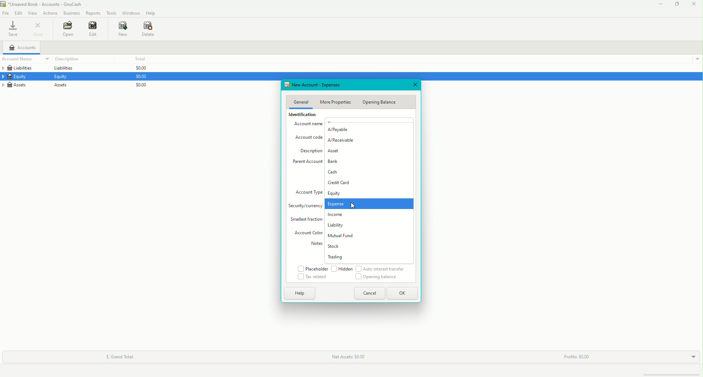 This screenshot has height=377, width=703. I want to click on Assets, so click(21, 85).